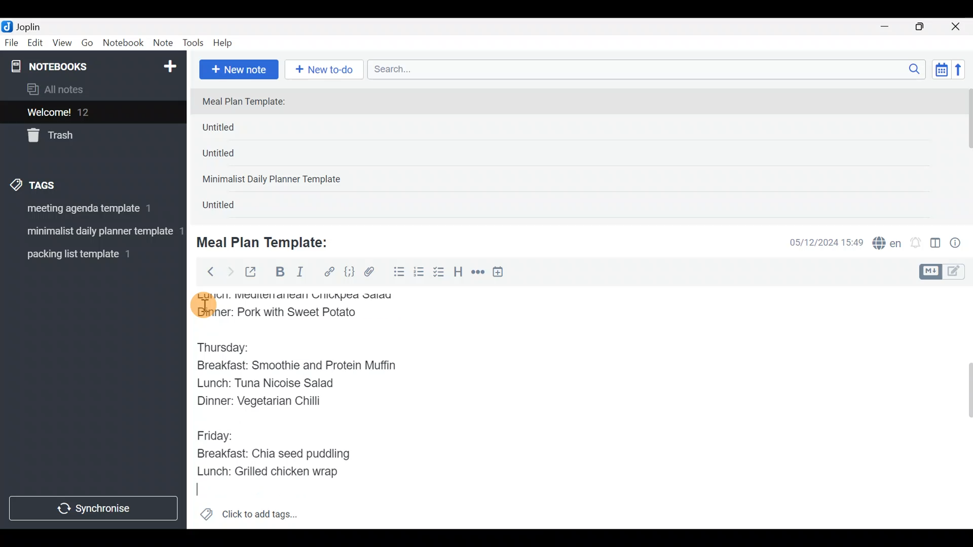 The width and height of the screenshot is (973, 547). I want to click on Dinner: Vegetarian Chilli, so click(268, 403).